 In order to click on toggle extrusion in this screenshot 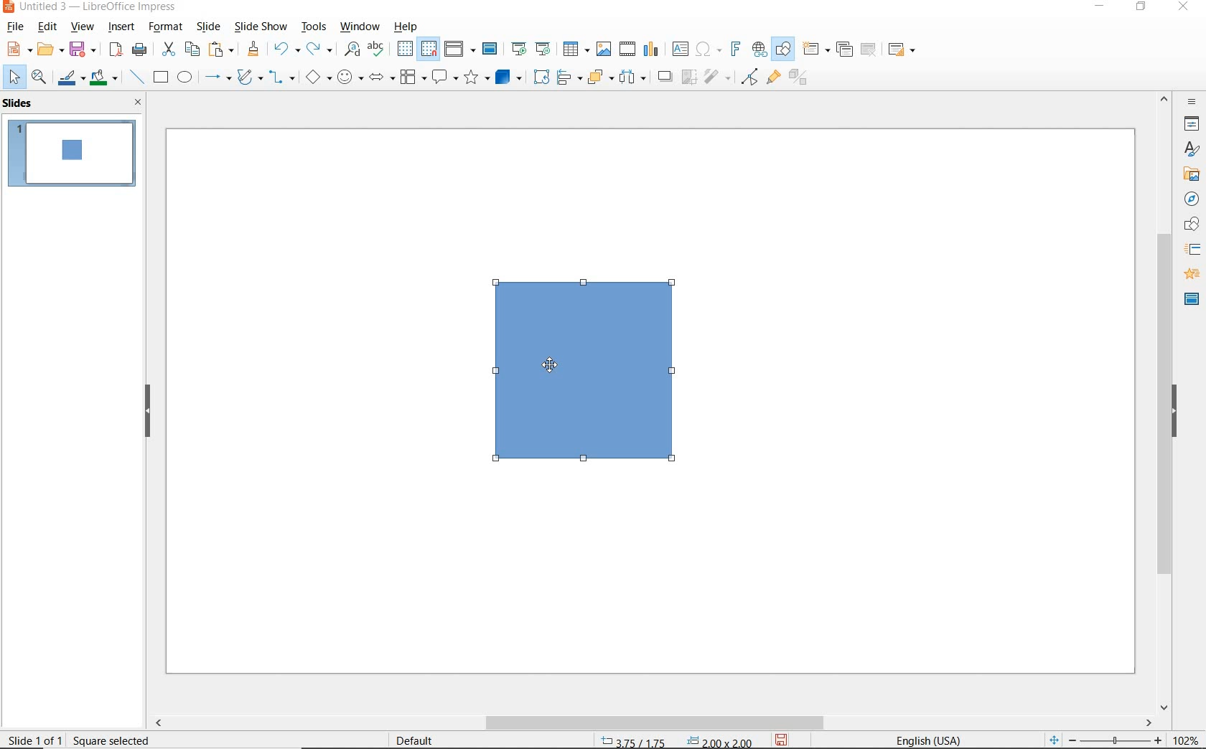, I will do `click(797, 79)`.